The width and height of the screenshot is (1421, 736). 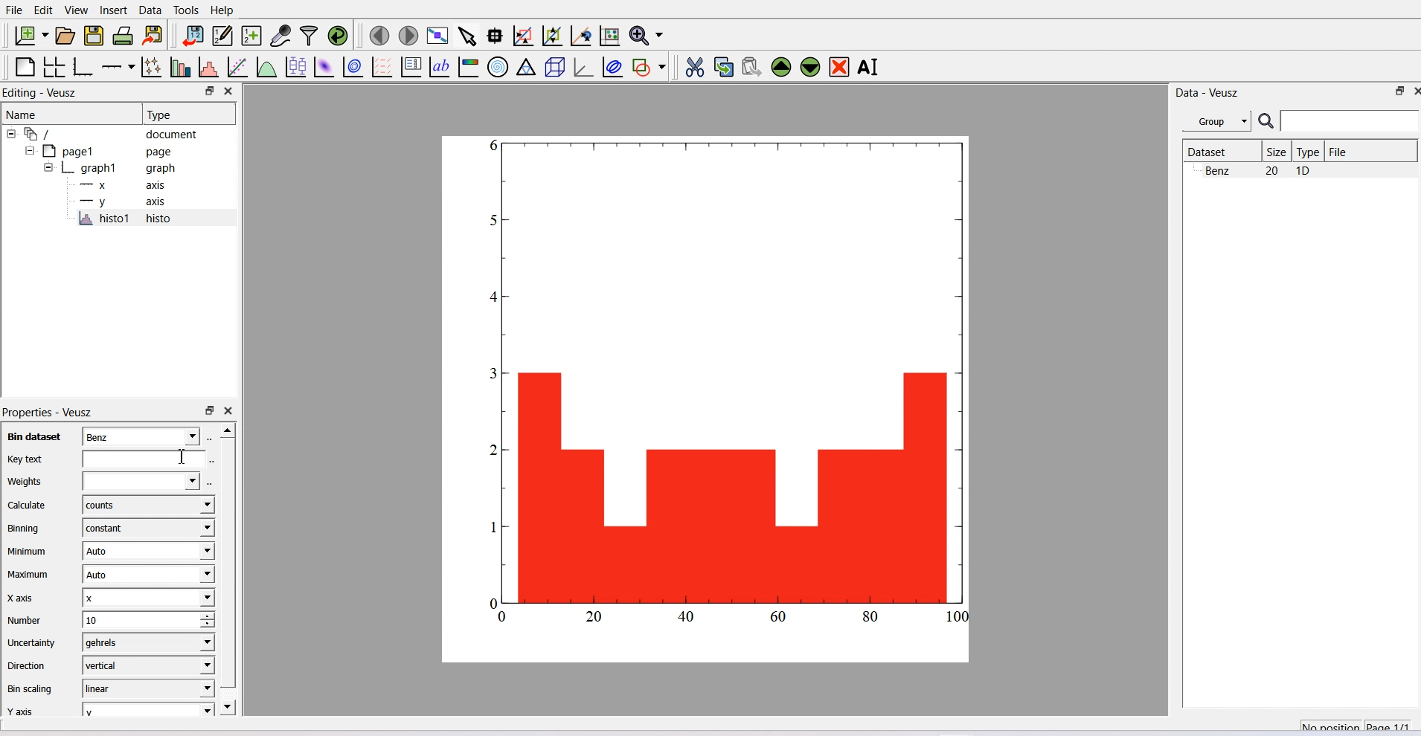 What do you see at coordinates (186, 10) in the screenshot?
I see `Tools` at bounding box center [186, 10].